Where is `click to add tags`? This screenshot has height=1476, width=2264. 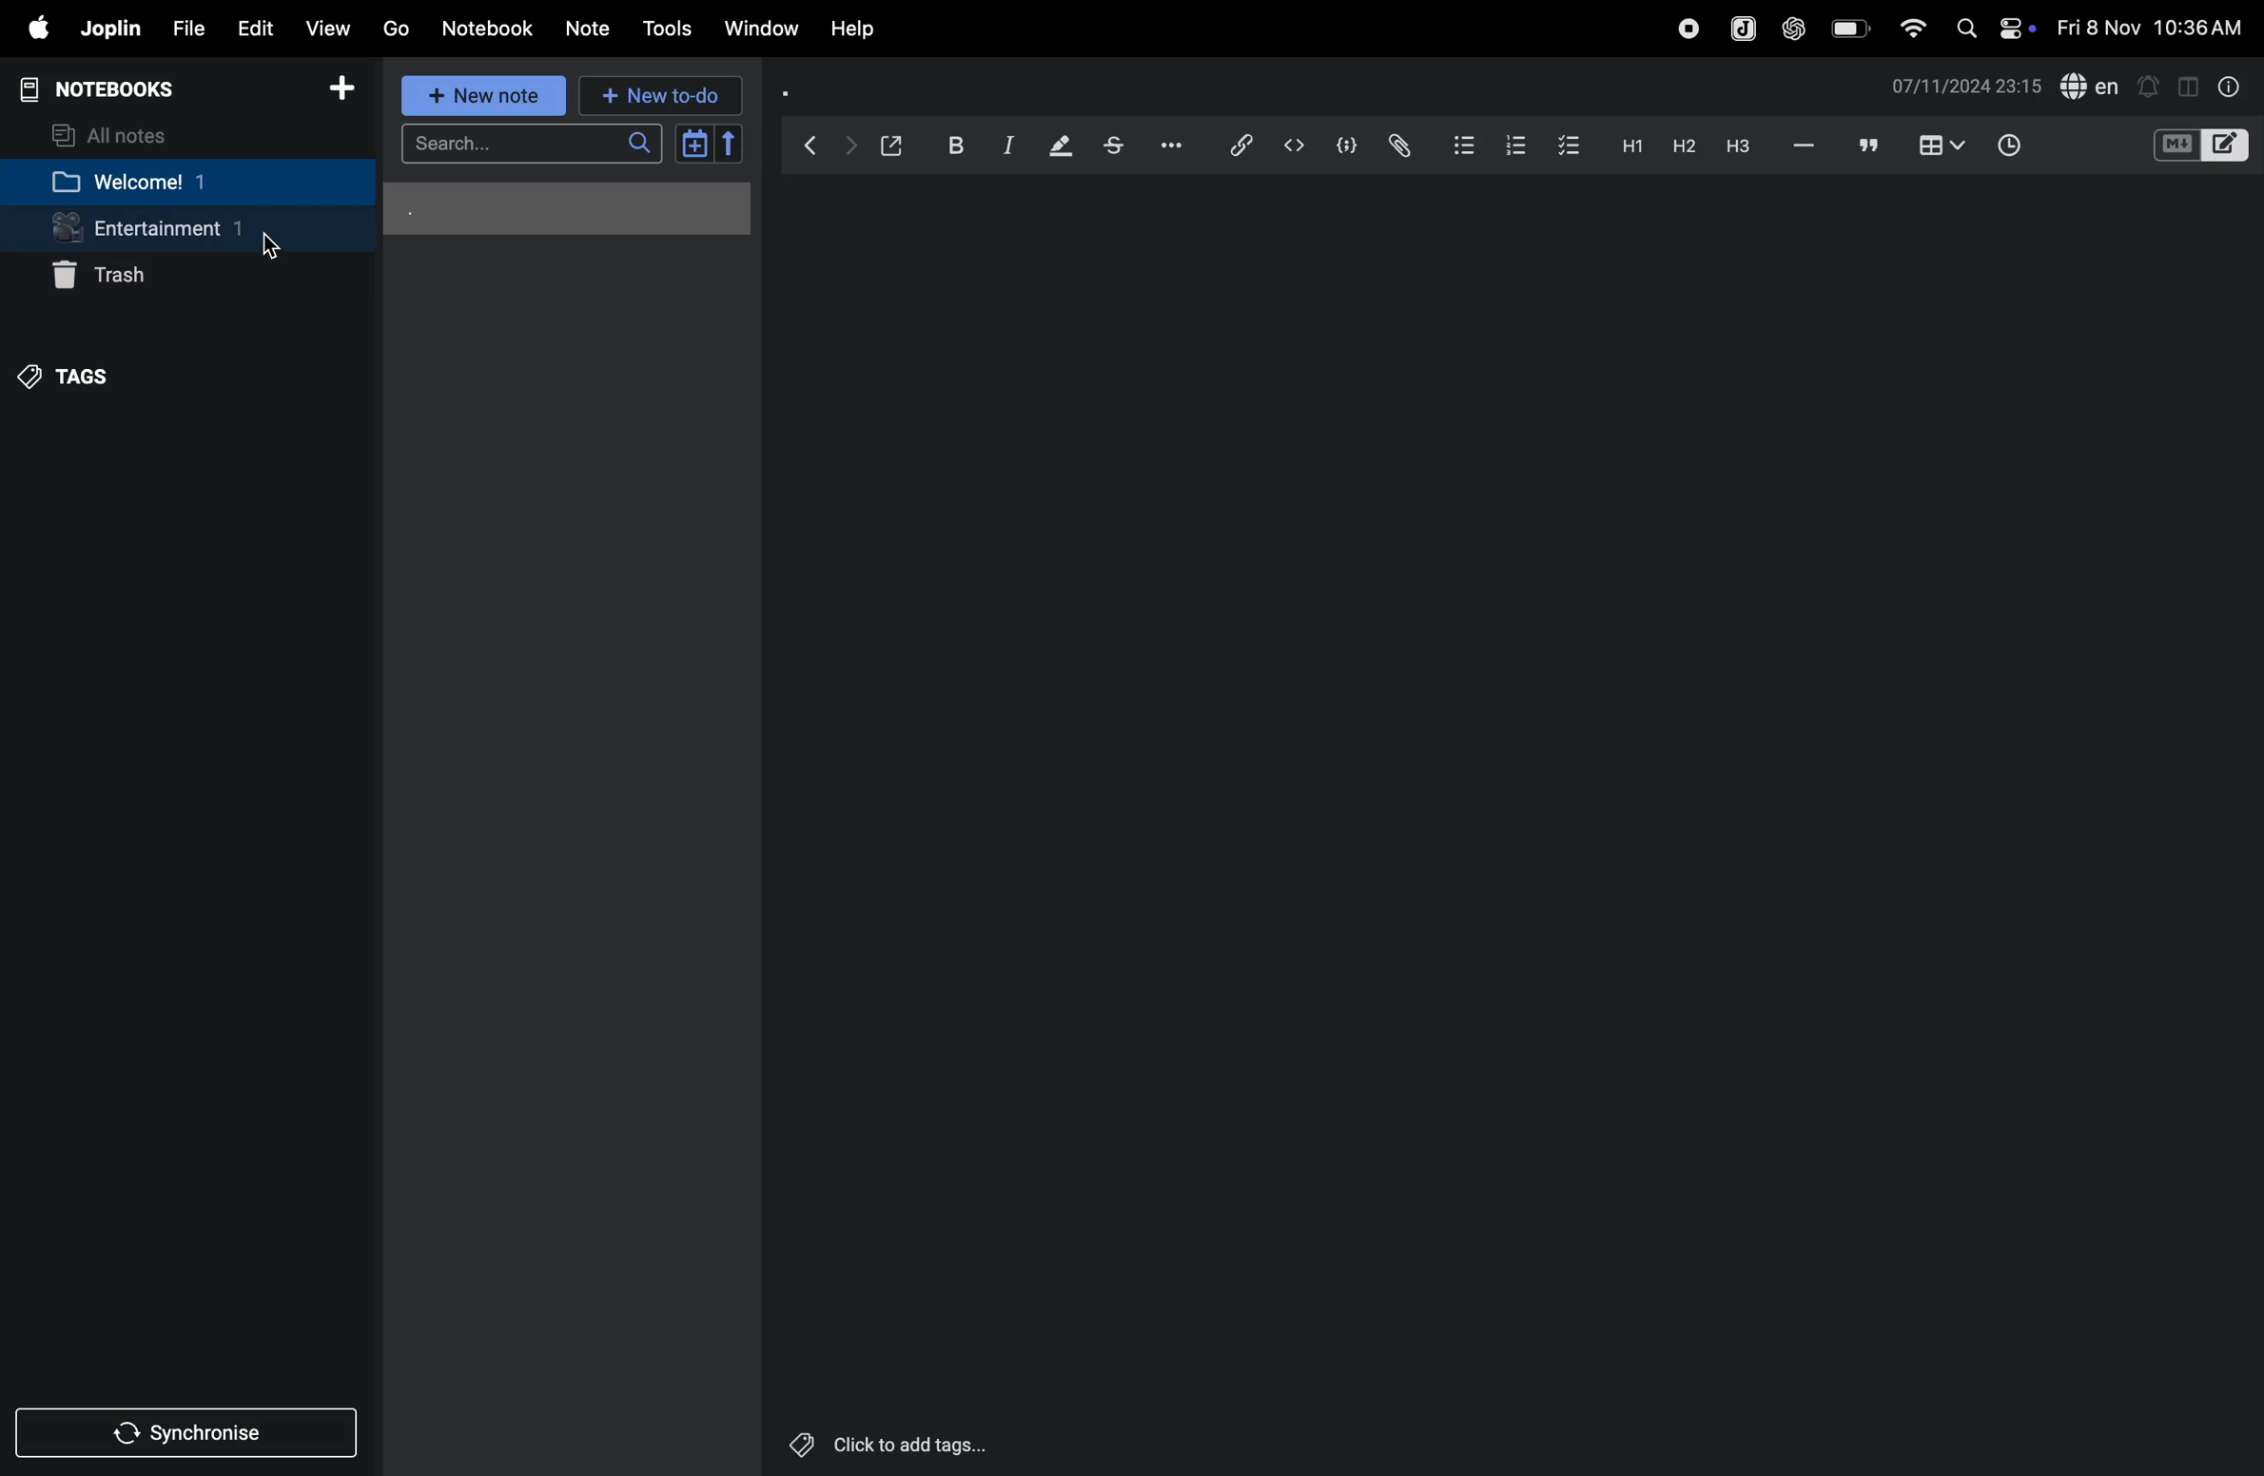
click to add tags is located at coordinates (893, 1445).